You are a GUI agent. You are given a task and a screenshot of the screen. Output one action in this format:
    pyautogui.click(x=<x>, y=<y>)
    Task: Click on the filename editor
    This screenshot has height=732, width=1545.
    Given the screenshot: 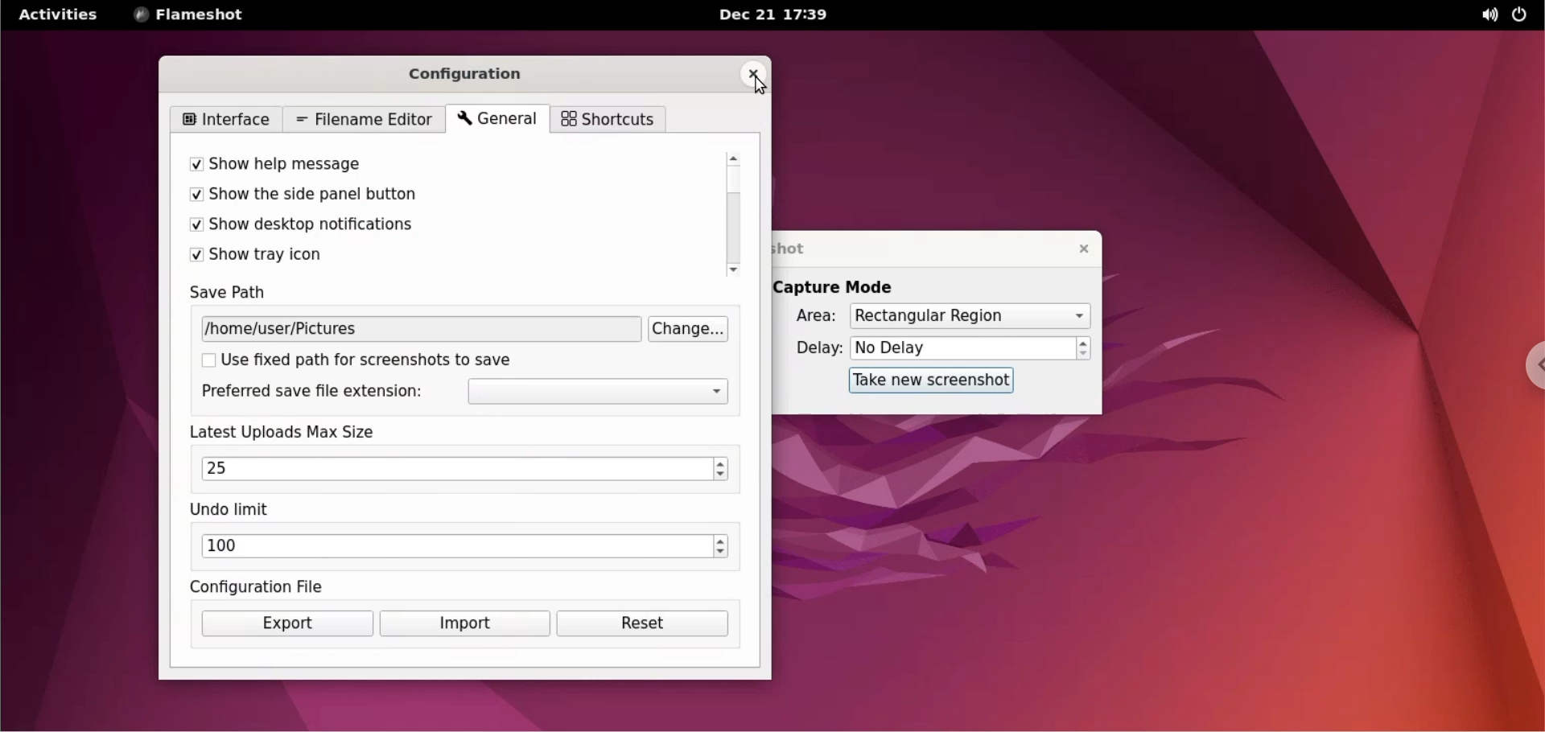 What is the action you would take?
    pyautogui.click(x=365, y=121)
    